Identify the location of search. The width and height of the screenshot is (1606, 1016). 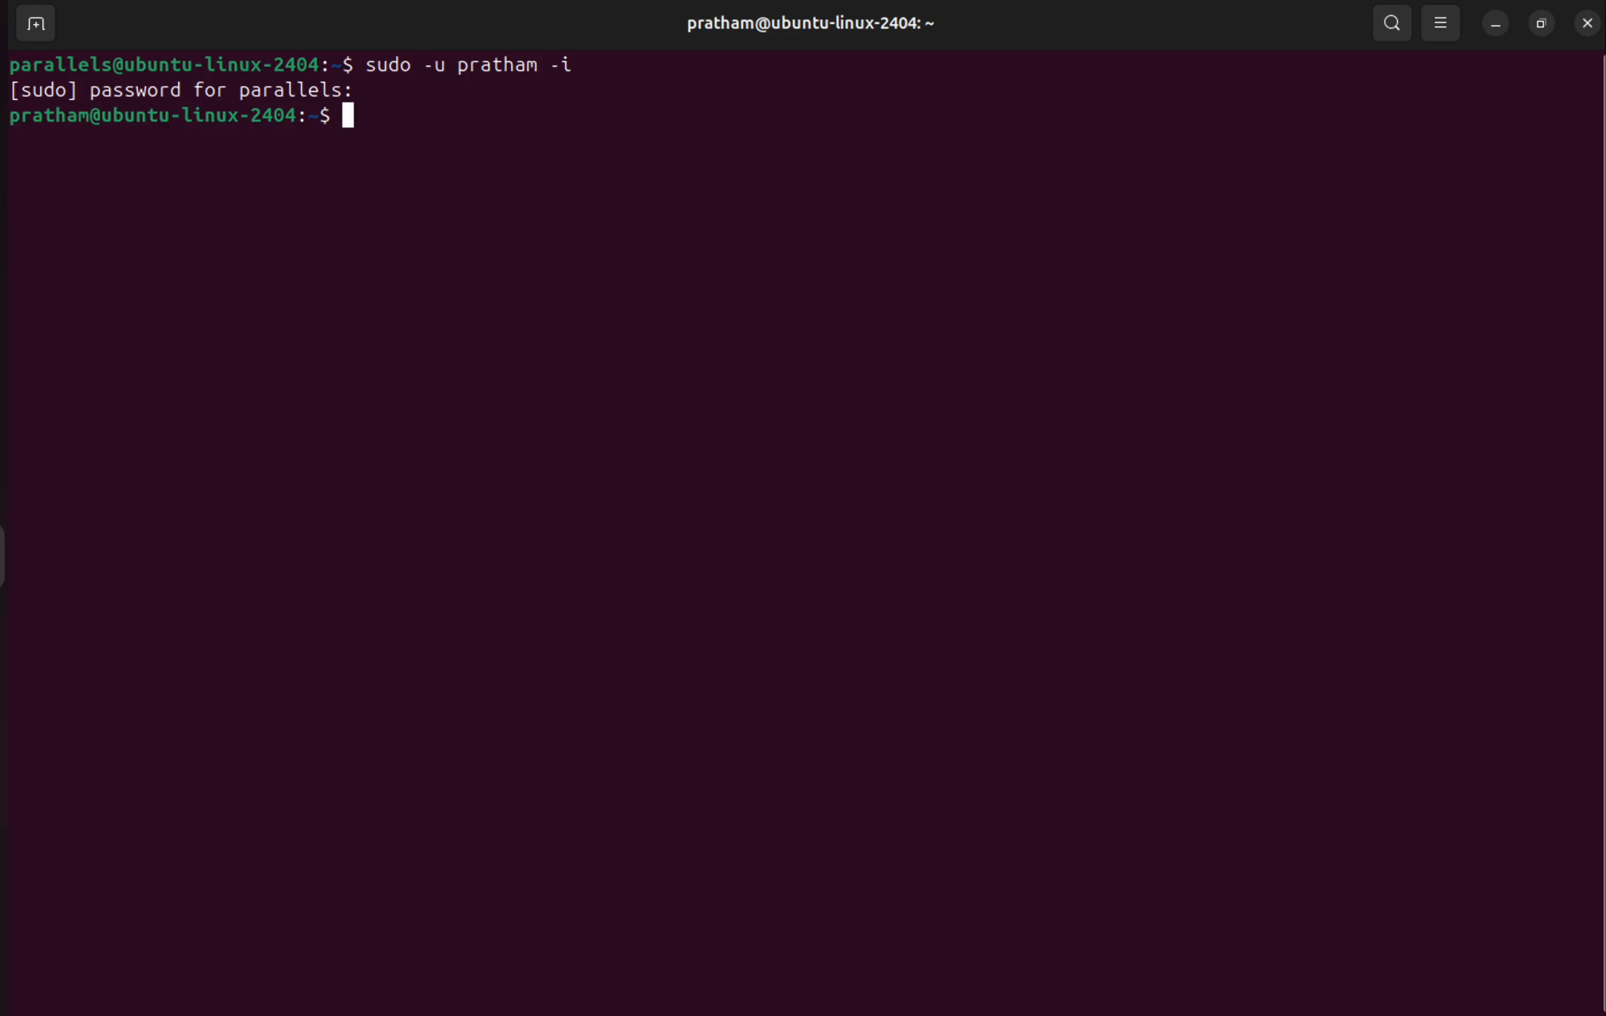
(1391, 25).